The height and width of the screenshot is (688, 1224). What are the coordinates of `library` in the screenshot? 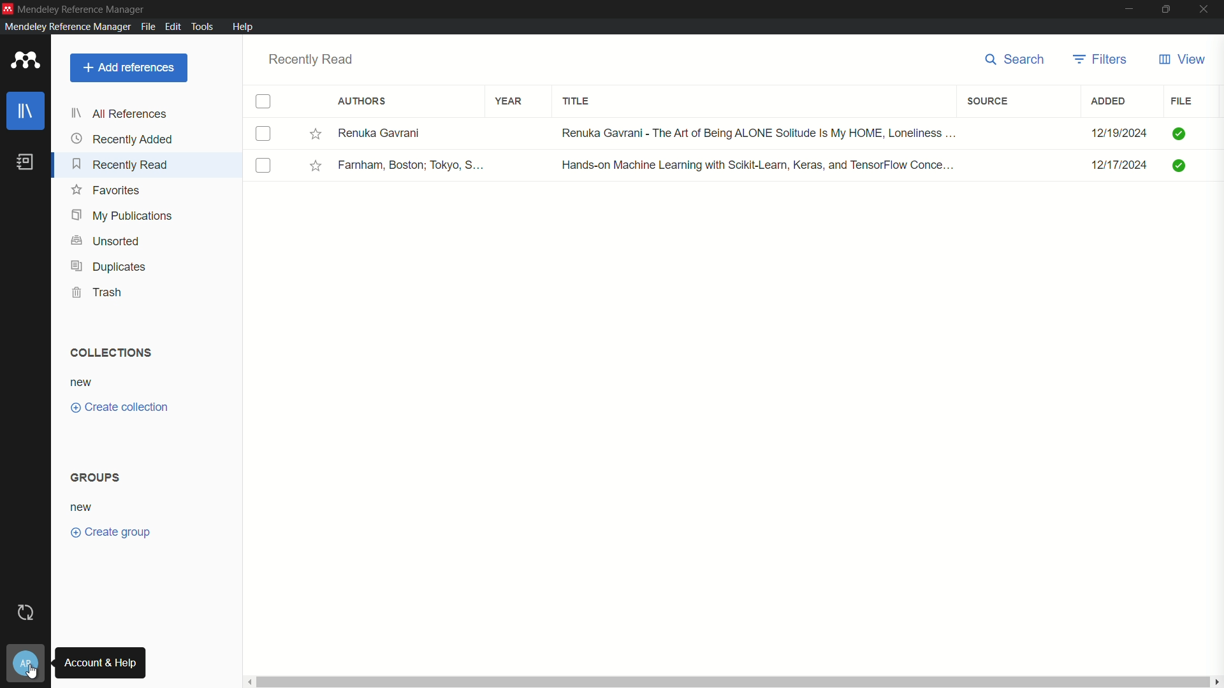 It's located at (27, 111).